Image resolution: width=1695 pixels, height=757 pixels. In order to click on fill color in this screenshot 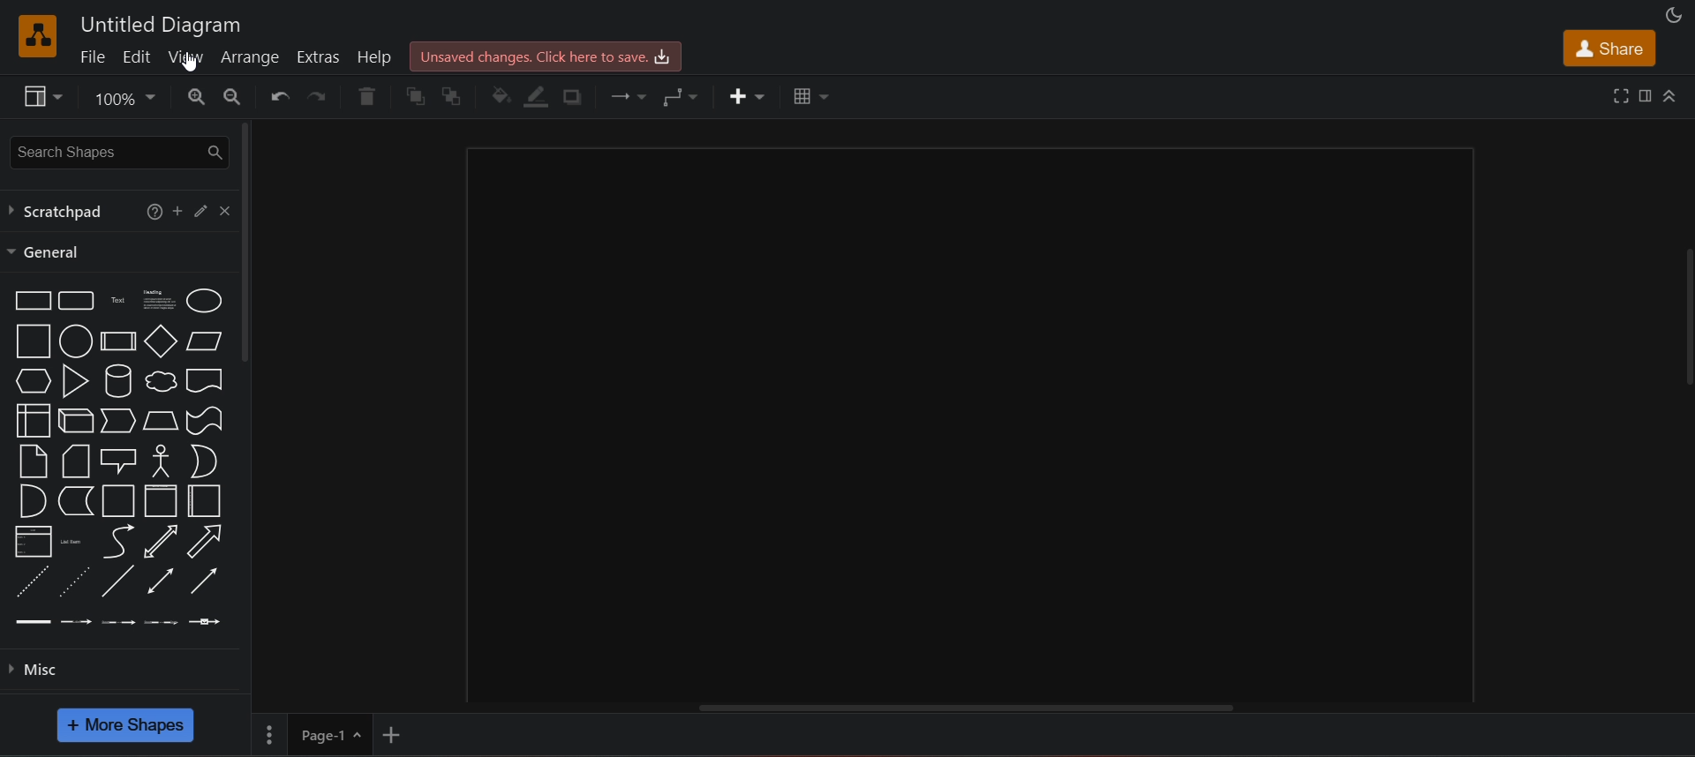, I will do `click(501, 96)`.